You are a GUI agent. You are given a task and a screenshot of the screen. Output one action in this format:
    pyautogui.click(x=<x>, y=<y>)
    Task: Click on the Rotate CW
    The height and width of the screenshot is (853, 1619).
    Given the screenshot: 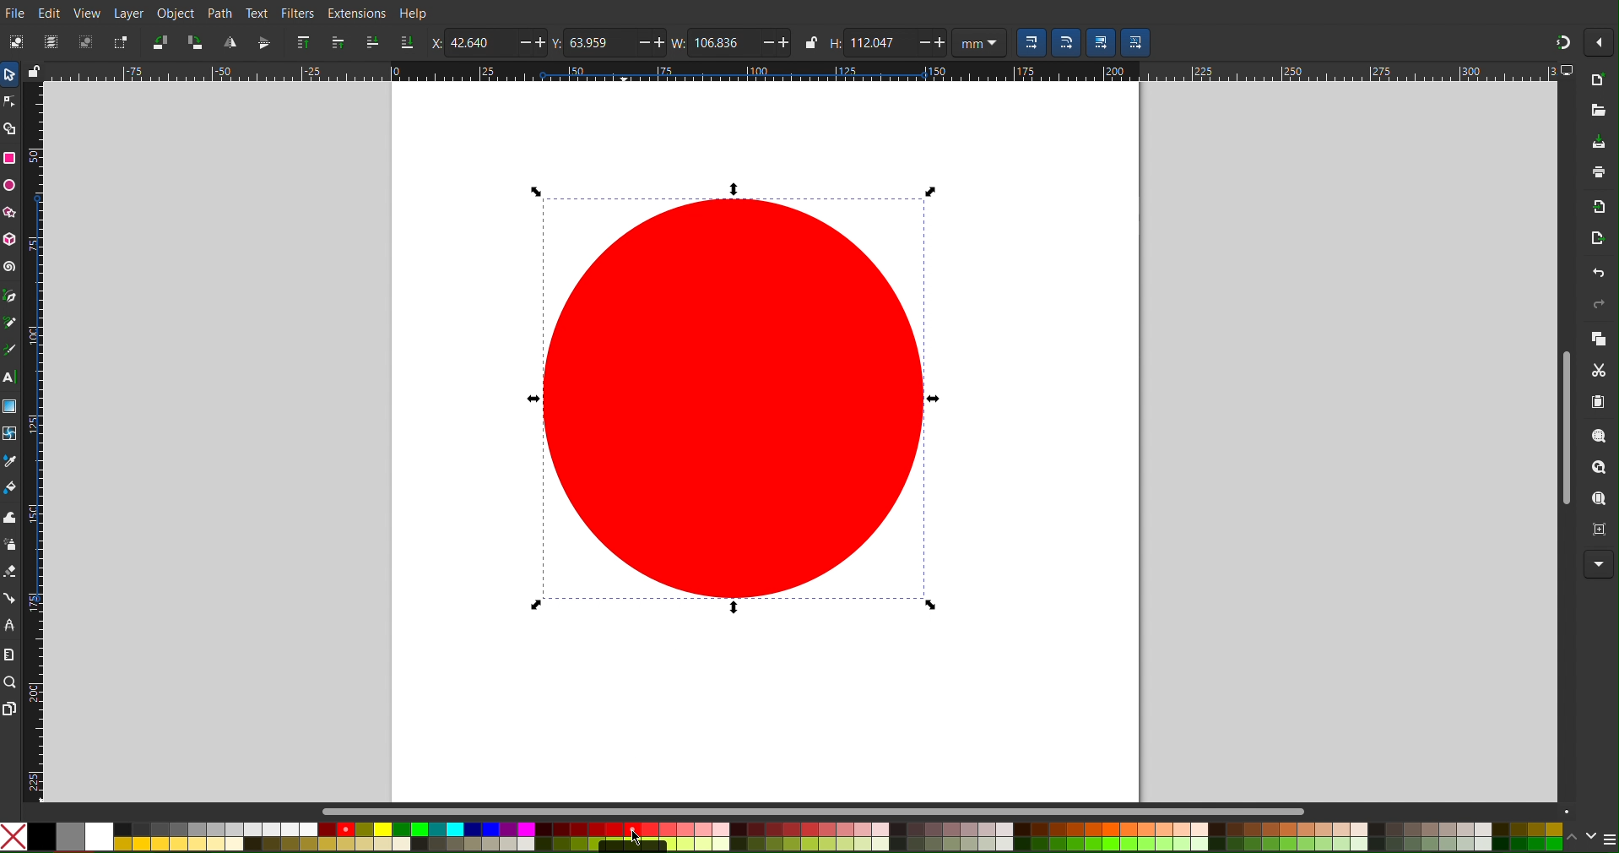 What is the action you would take?
    pyautogui.click(x=197, y=41)
    